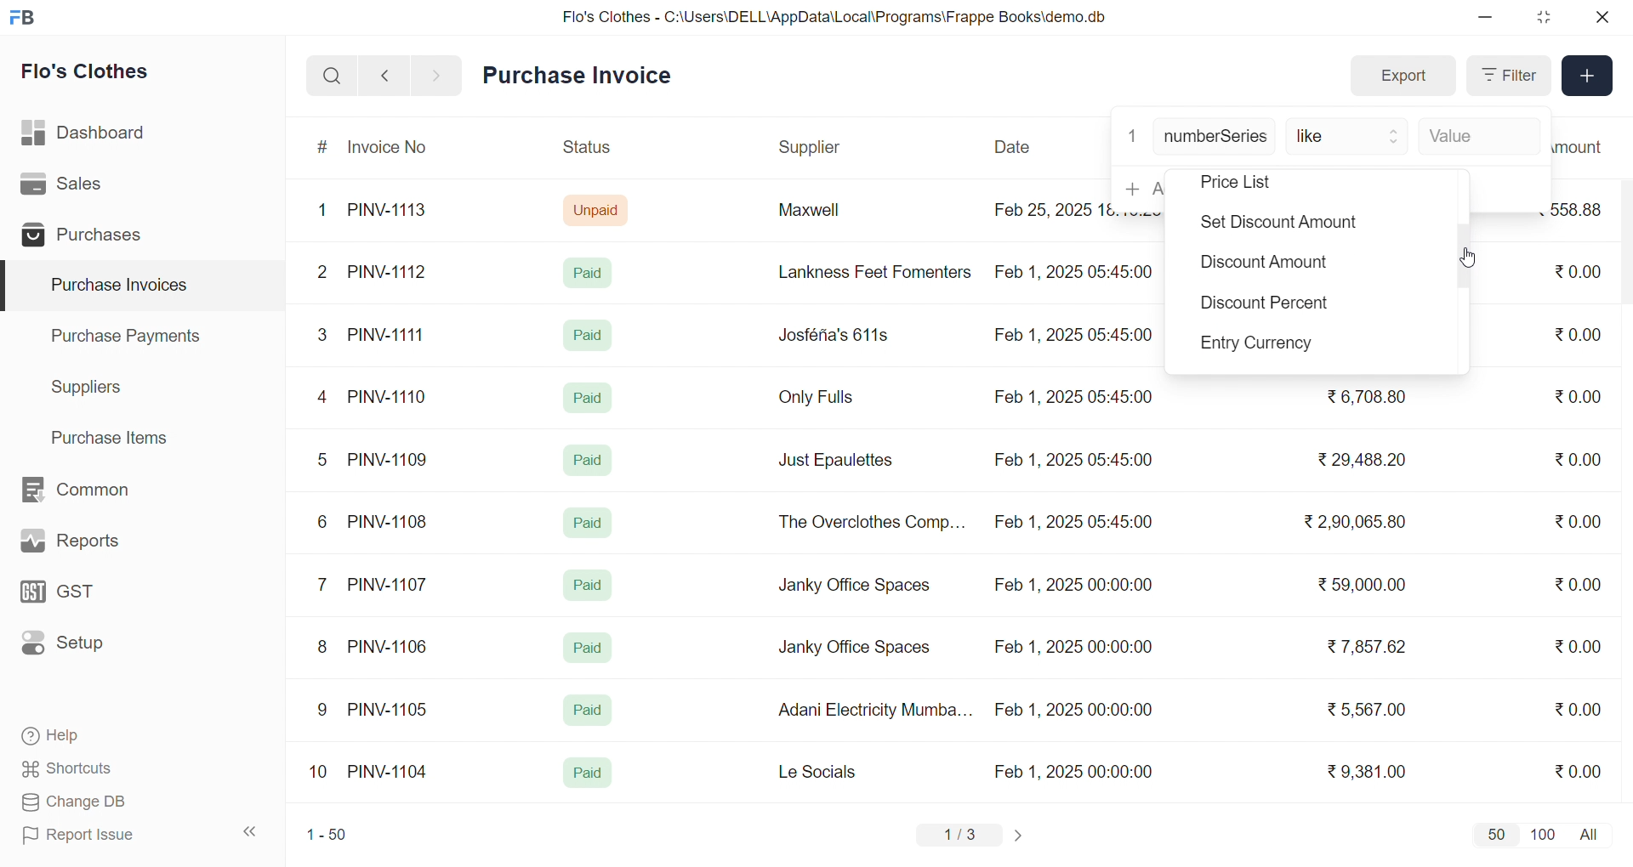 This screenshot has height=867, width=1633. Describe the element at coordinates (828, 216) in the screenshot. I see `Maxwell` at that location.